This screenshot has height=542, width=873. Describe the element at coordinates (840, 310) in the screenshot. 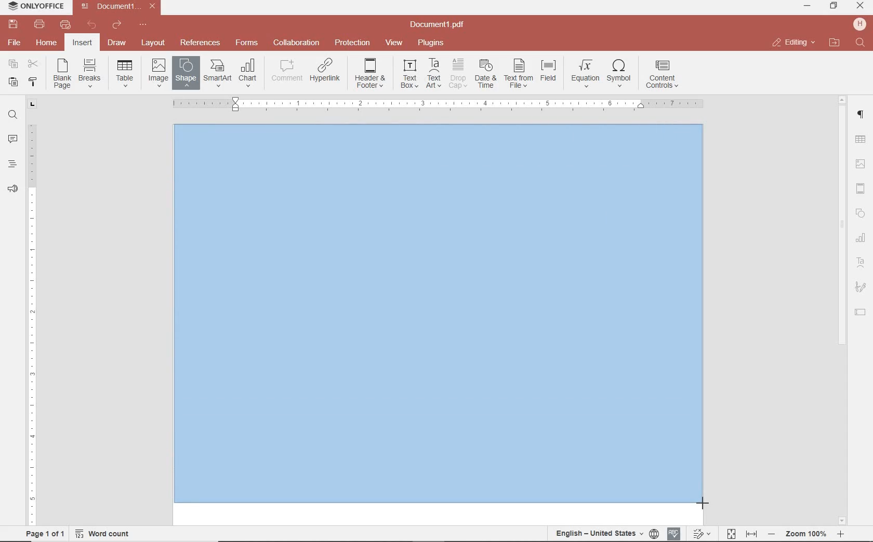

I see `scrollbar` at that location.